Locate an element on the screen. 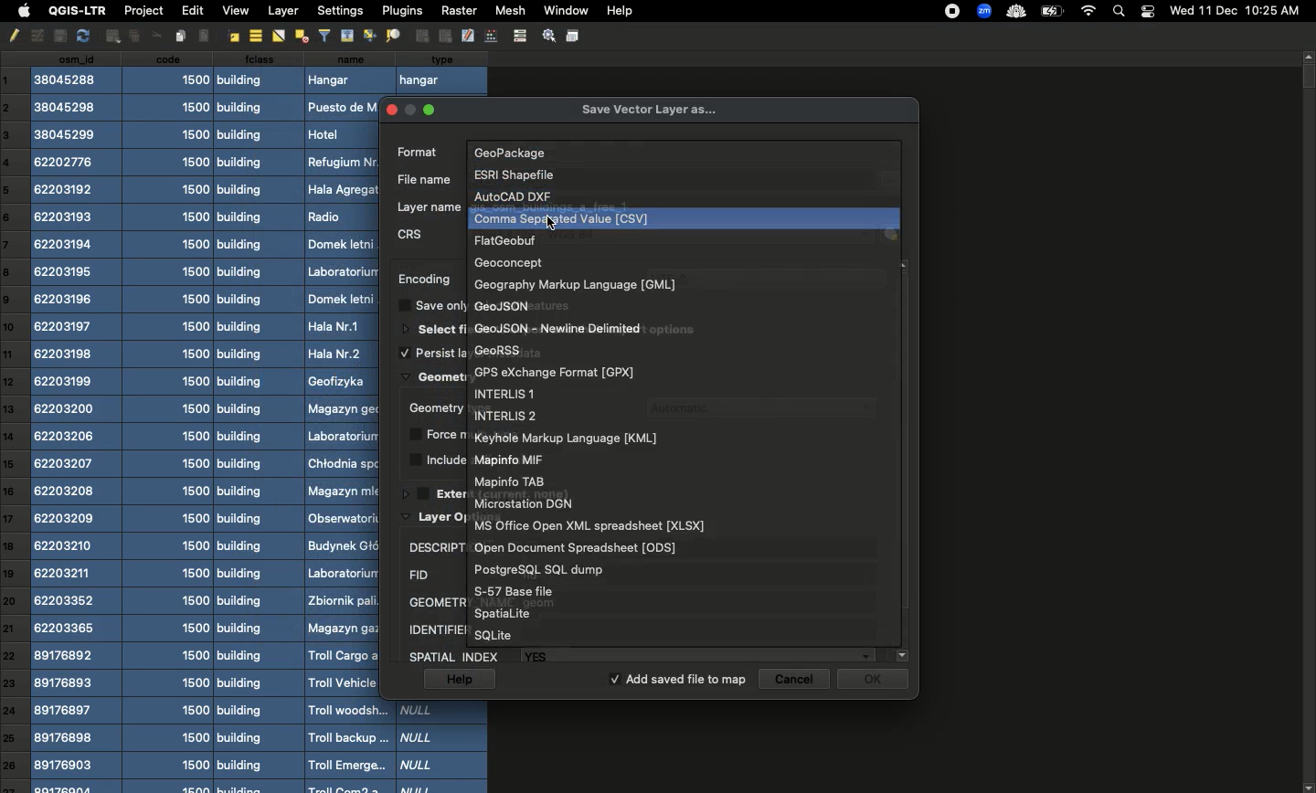 This screenshot has width=1316, height=793. Notification is located at coordinates (1147, 10).